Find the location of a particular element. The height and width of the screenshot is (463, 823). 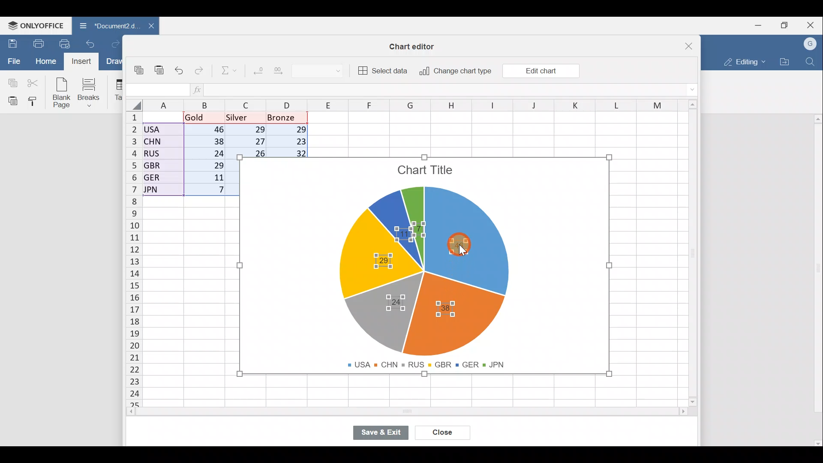

Draw is located at coordinates (116, 62).